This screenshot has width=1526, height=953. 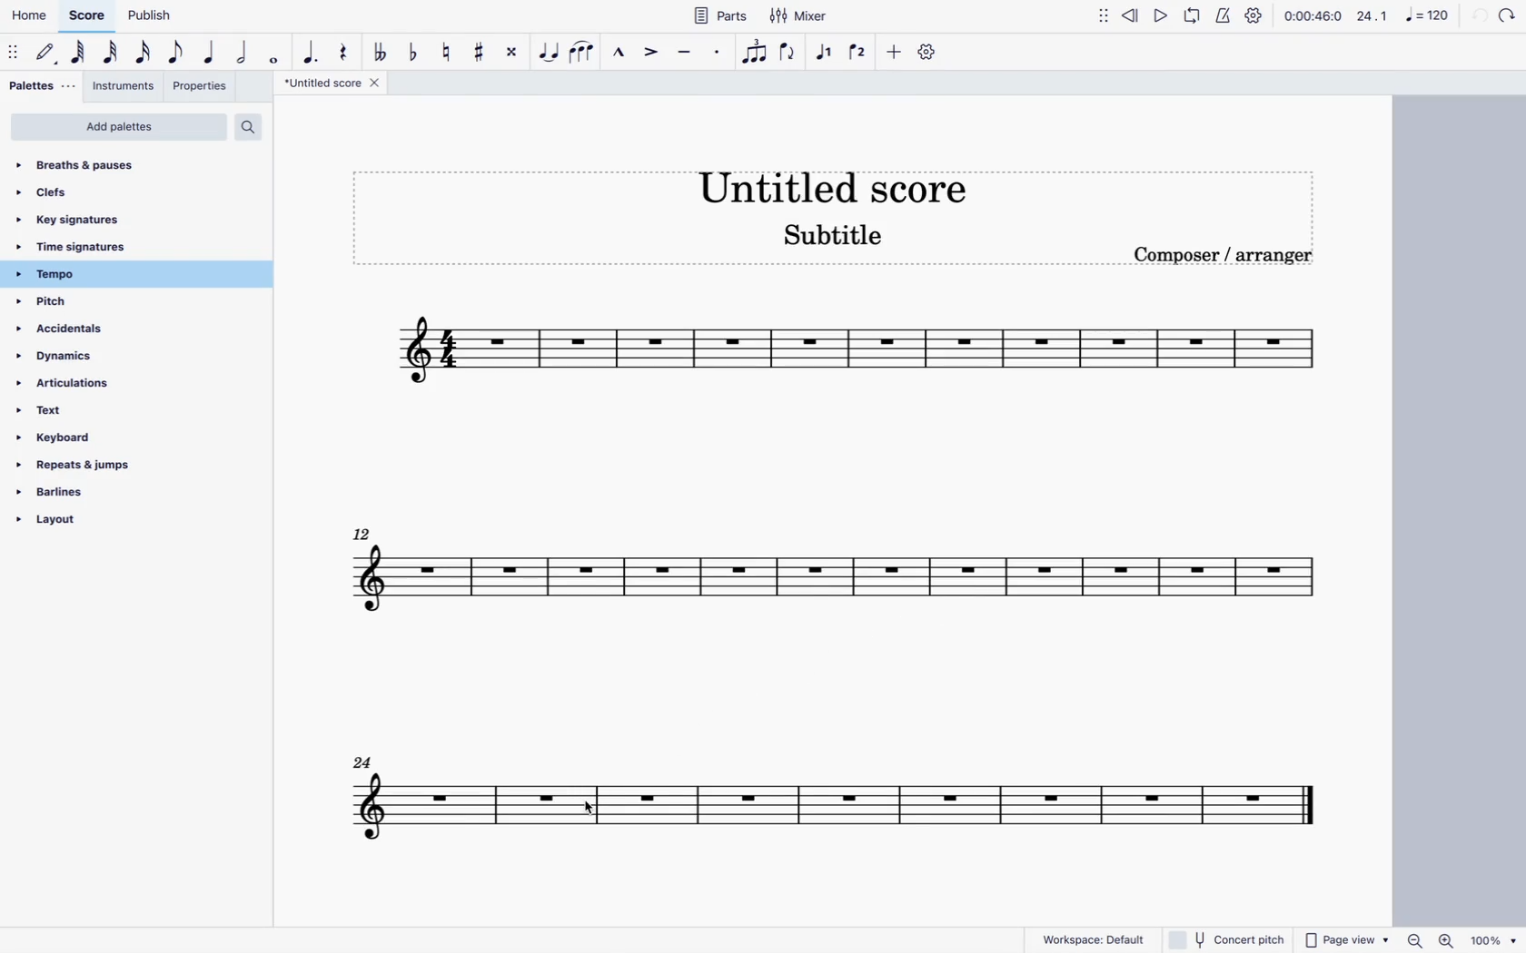 What do you see at coordinates (620, 53) in the screenshot?
I see `marcato` at bounding box center [620, 53].